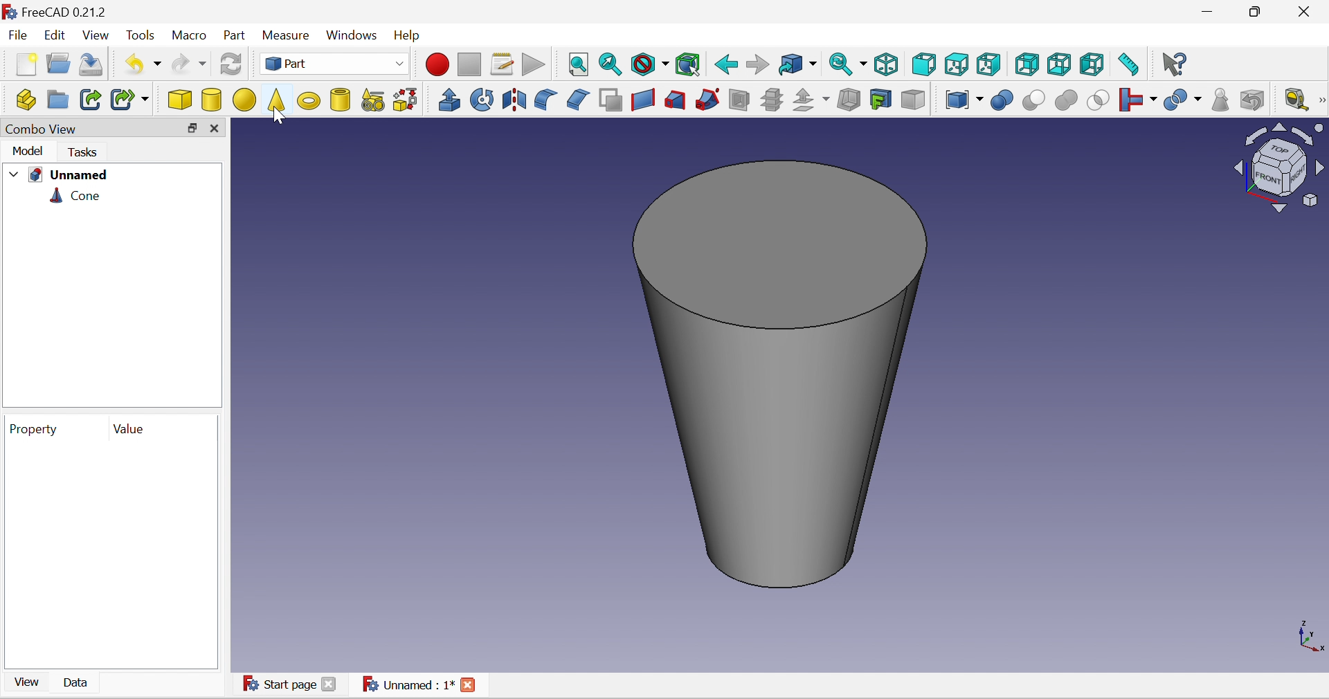 This screenshot has width=1329, height=699. Describe the element at coordinates (56, 37) in the screenshot. I see `Edit` at that location.